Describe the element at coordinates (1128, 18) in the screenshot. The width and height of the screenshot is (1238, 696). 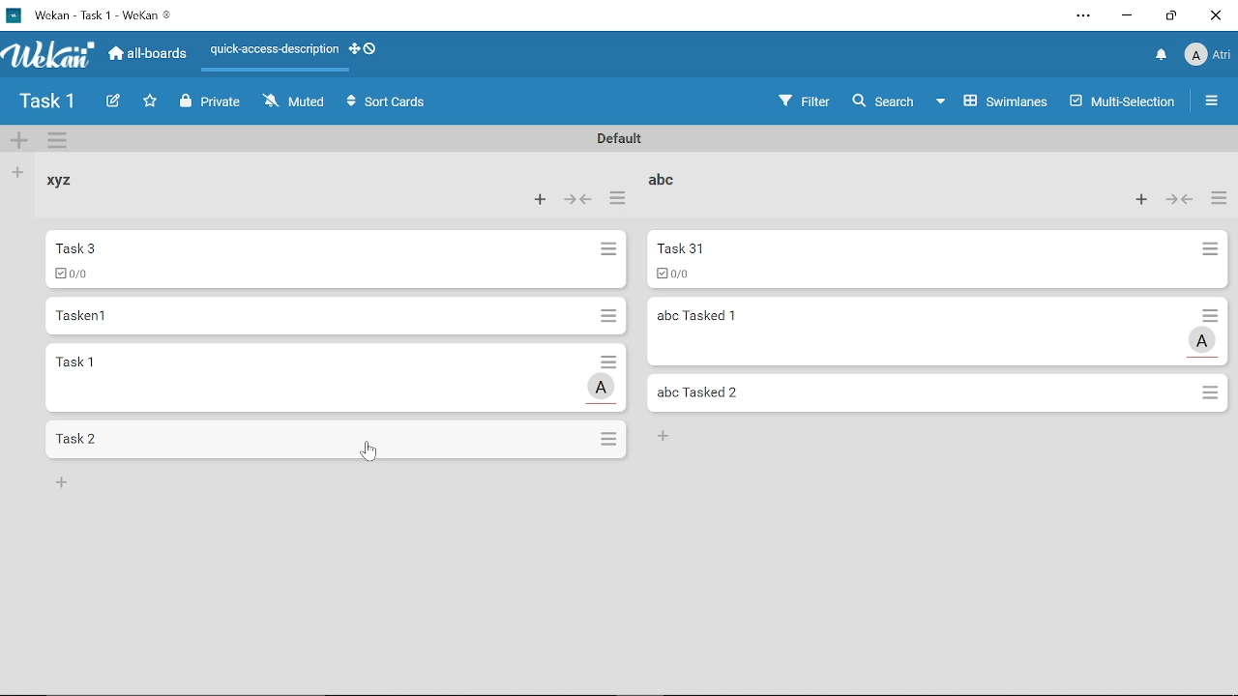
I see `Minimize` at that location.